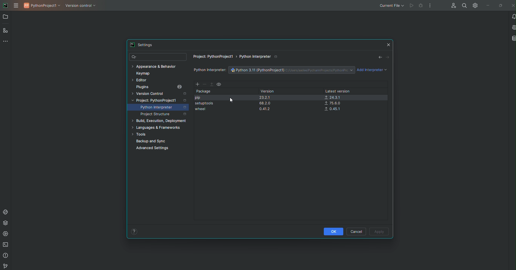 Image resolution: width=516 pixels, height=270 pixels. What do you see at coordinates (334, 104) in the screenshot?
I see `Version names` at bounding box center [334, 104].